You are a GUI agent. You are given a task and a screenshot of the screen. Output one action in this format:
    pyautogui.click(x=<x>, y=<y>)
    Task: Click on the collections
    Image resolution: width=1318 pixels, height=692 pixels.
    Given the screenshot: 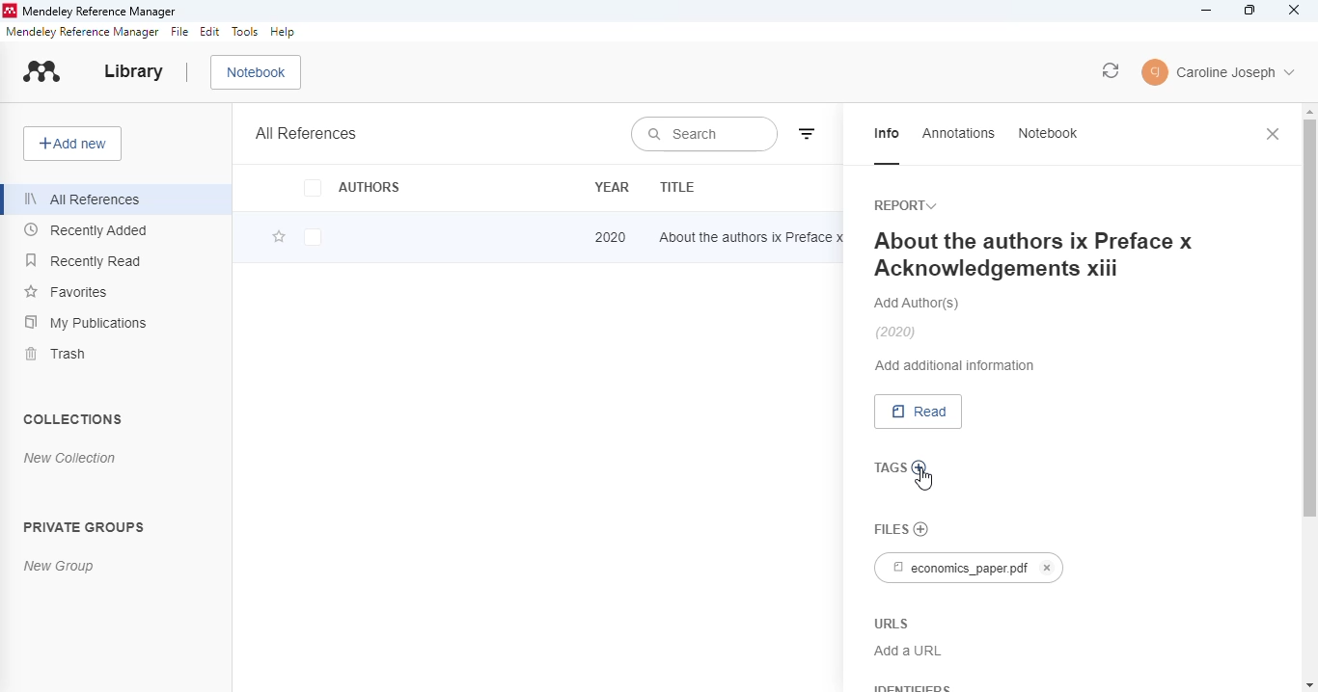 What is the action you would take?
    pyautogui.click(x=71, y=418)
    